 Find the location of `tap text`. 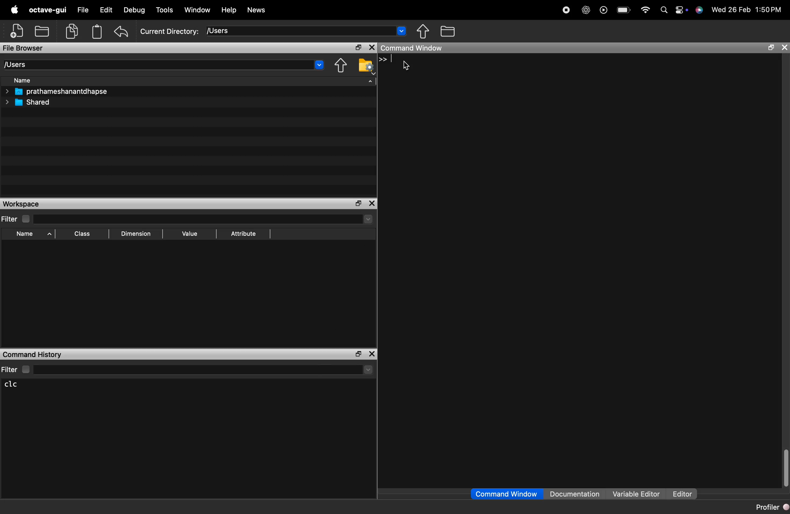

tap text is located at coordinates (393, 60).